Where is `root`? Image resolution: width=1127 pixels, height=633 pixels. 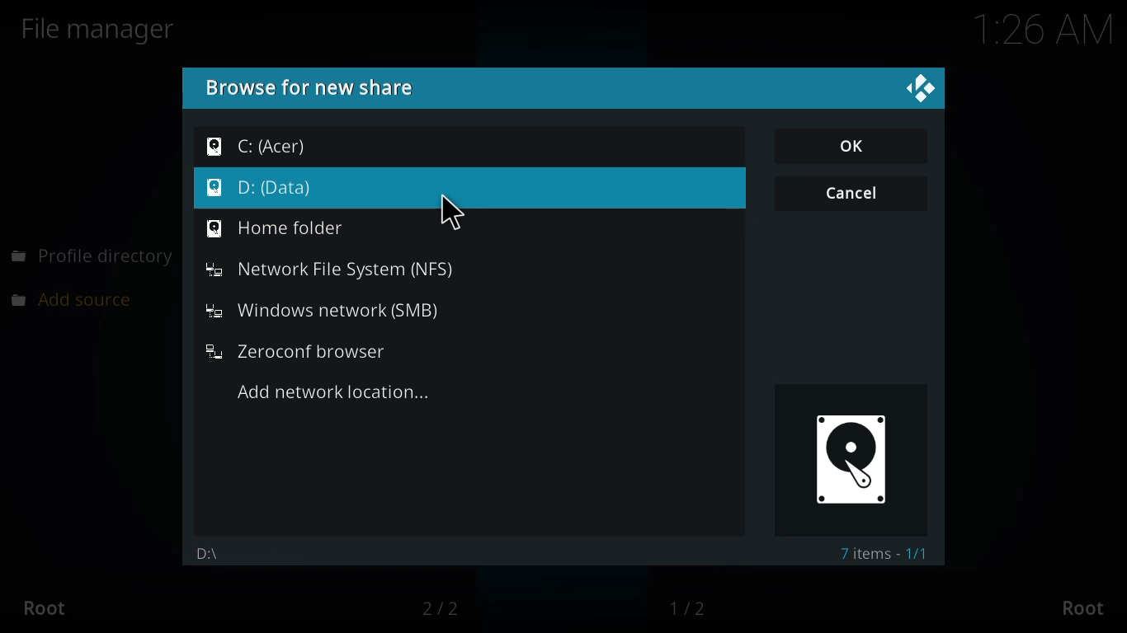
root is located at coordinates (52, 608).